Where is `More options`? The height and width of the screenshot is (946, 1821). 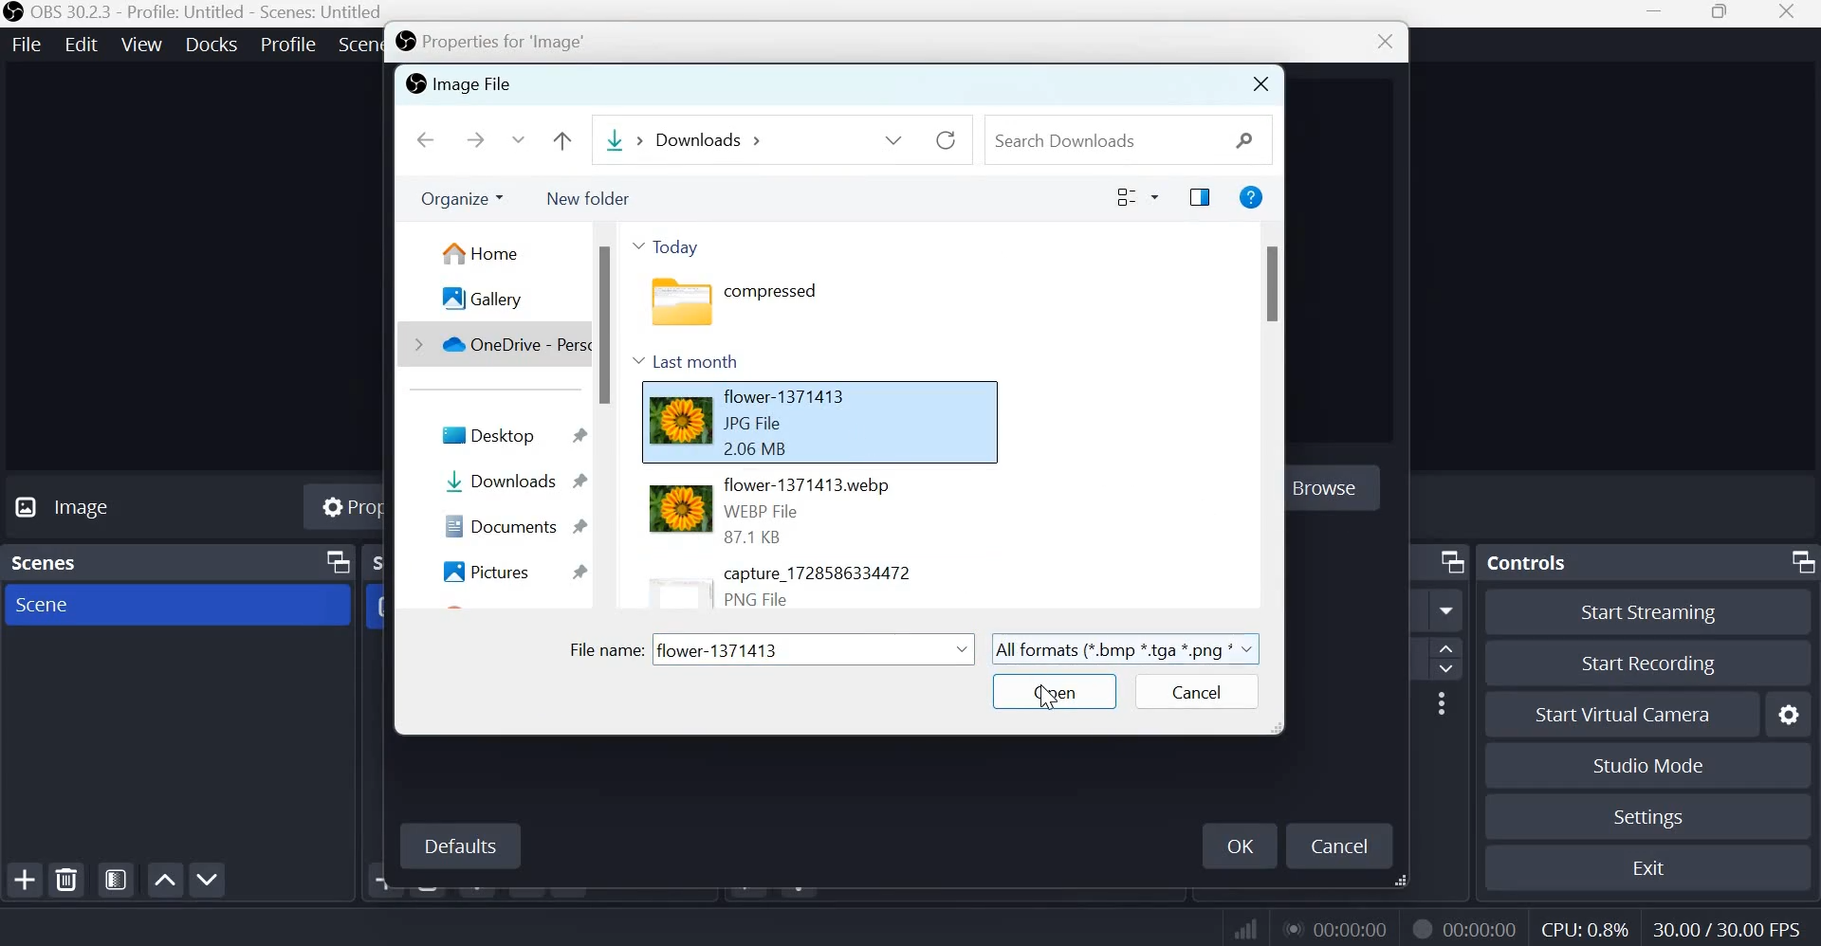 More options is located at coordinates (1447, 611).